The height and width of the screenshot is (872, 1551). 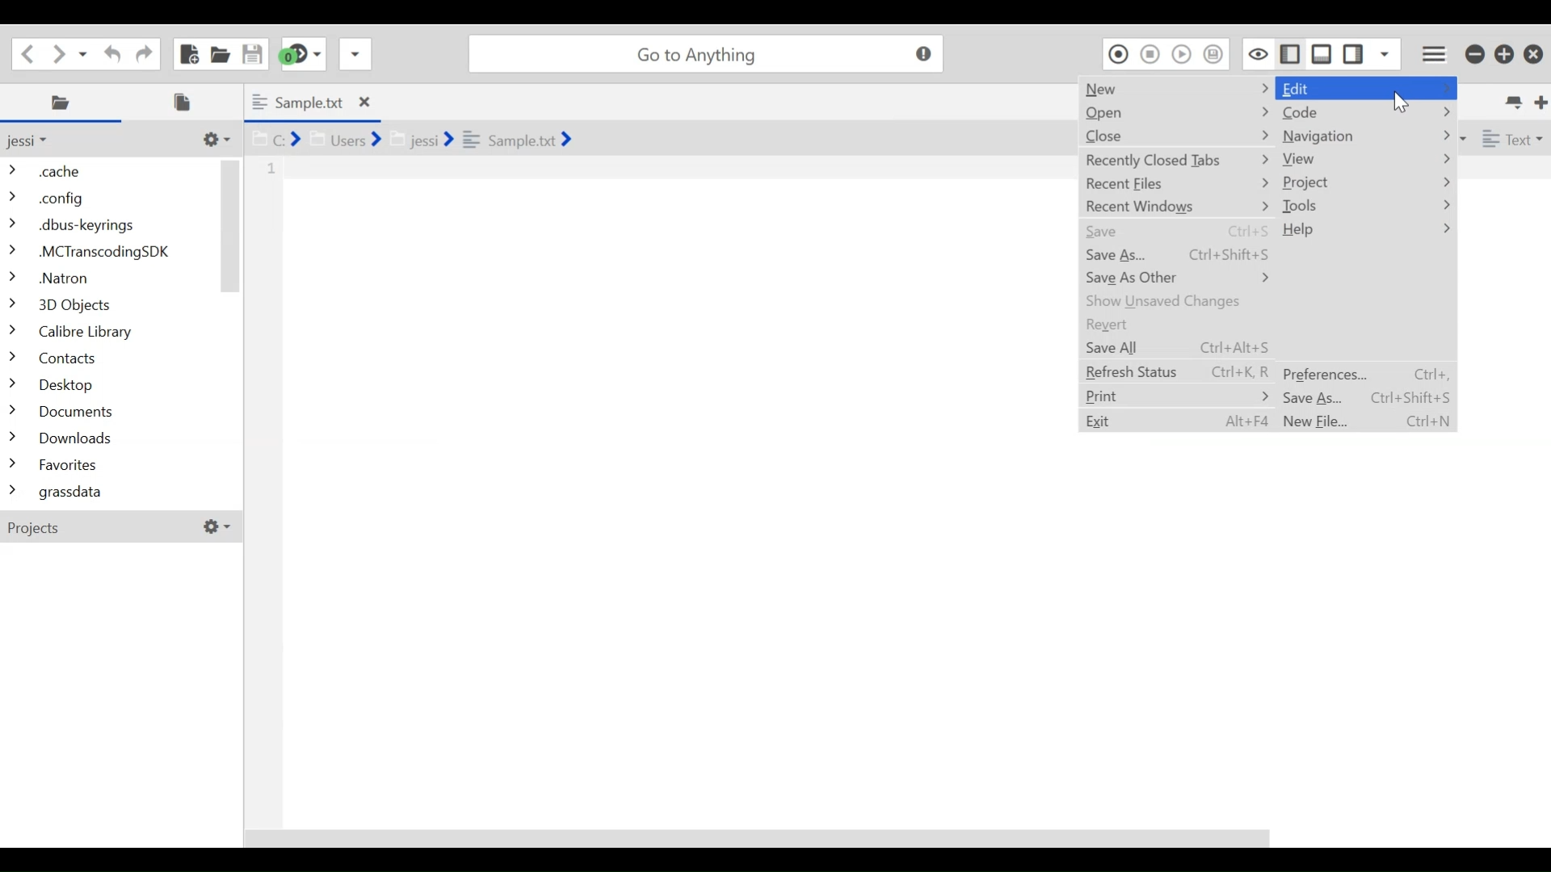 What do you see at coordinates (109, 333) in the screenshot?
I see `Folders` at bounding box center [109, 333].